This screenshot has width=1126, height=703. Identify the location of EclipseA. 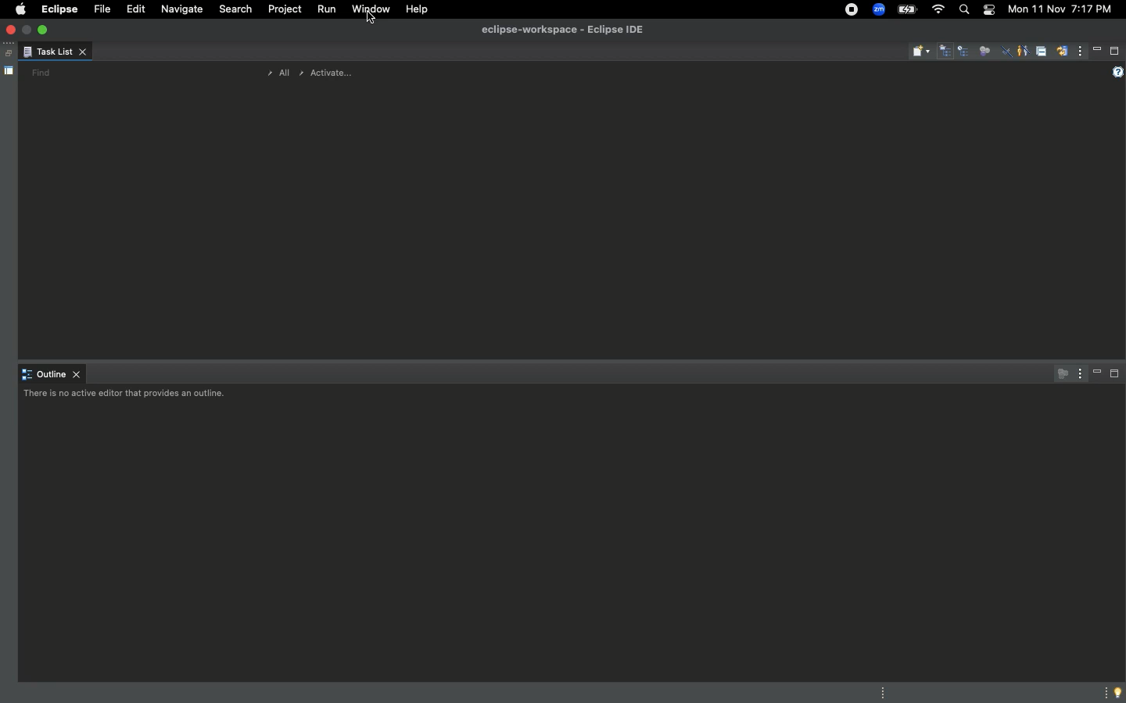
(58, 9).